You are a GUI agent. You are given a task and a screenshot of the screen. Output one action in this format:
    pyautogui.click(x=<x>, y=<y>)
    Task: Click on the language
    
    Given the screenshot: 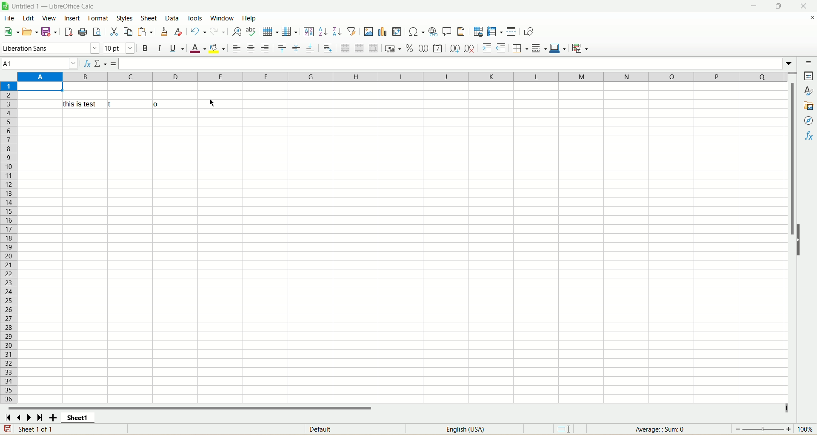 What is the action you would take?
    pyautogui.click(x=469, y=429)
    